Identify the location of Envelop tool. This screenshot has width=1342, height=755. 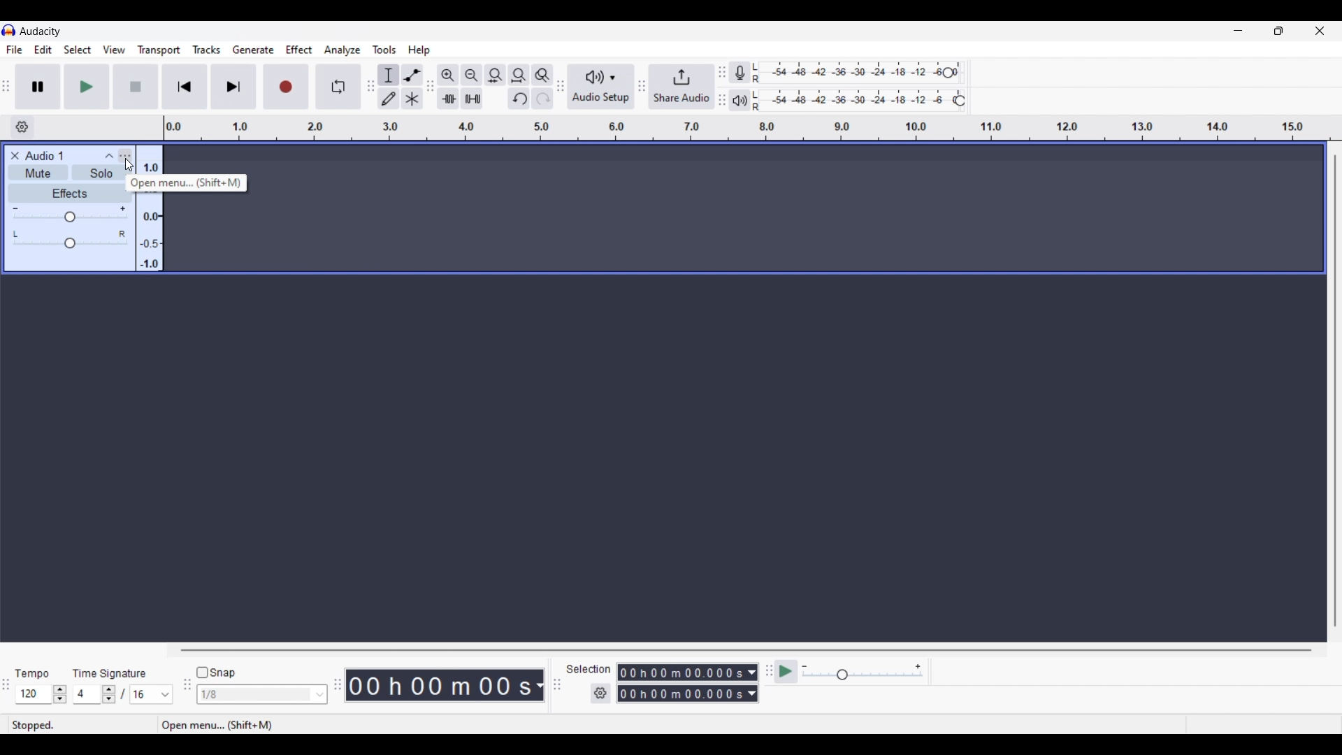
(412, 75).